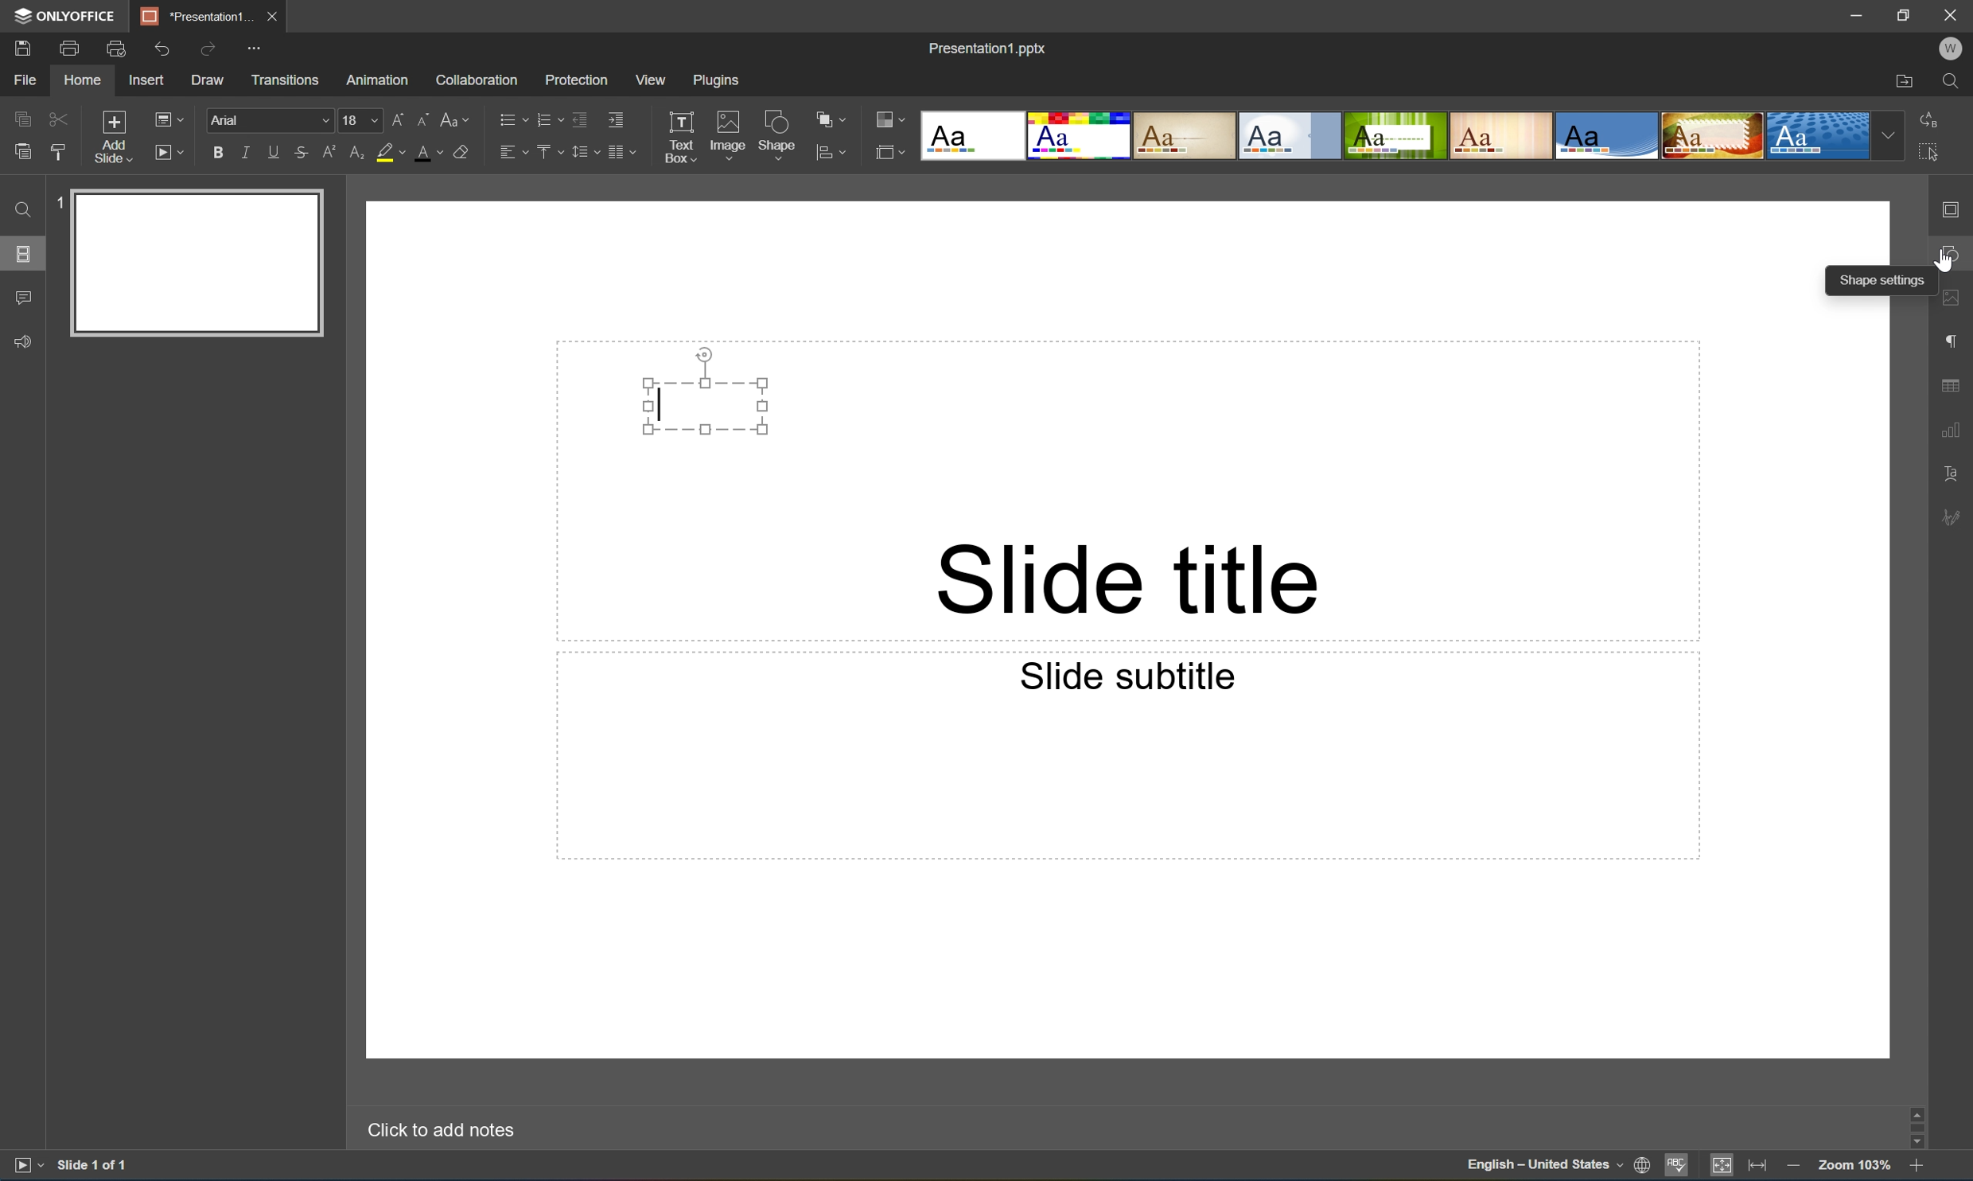 The width and height of the screenshot is (1973, 1181). What do you see at coordinates (986, 45) in the screenshot?
I see `Presentation1.pptx` at bounding box center [986, 45].